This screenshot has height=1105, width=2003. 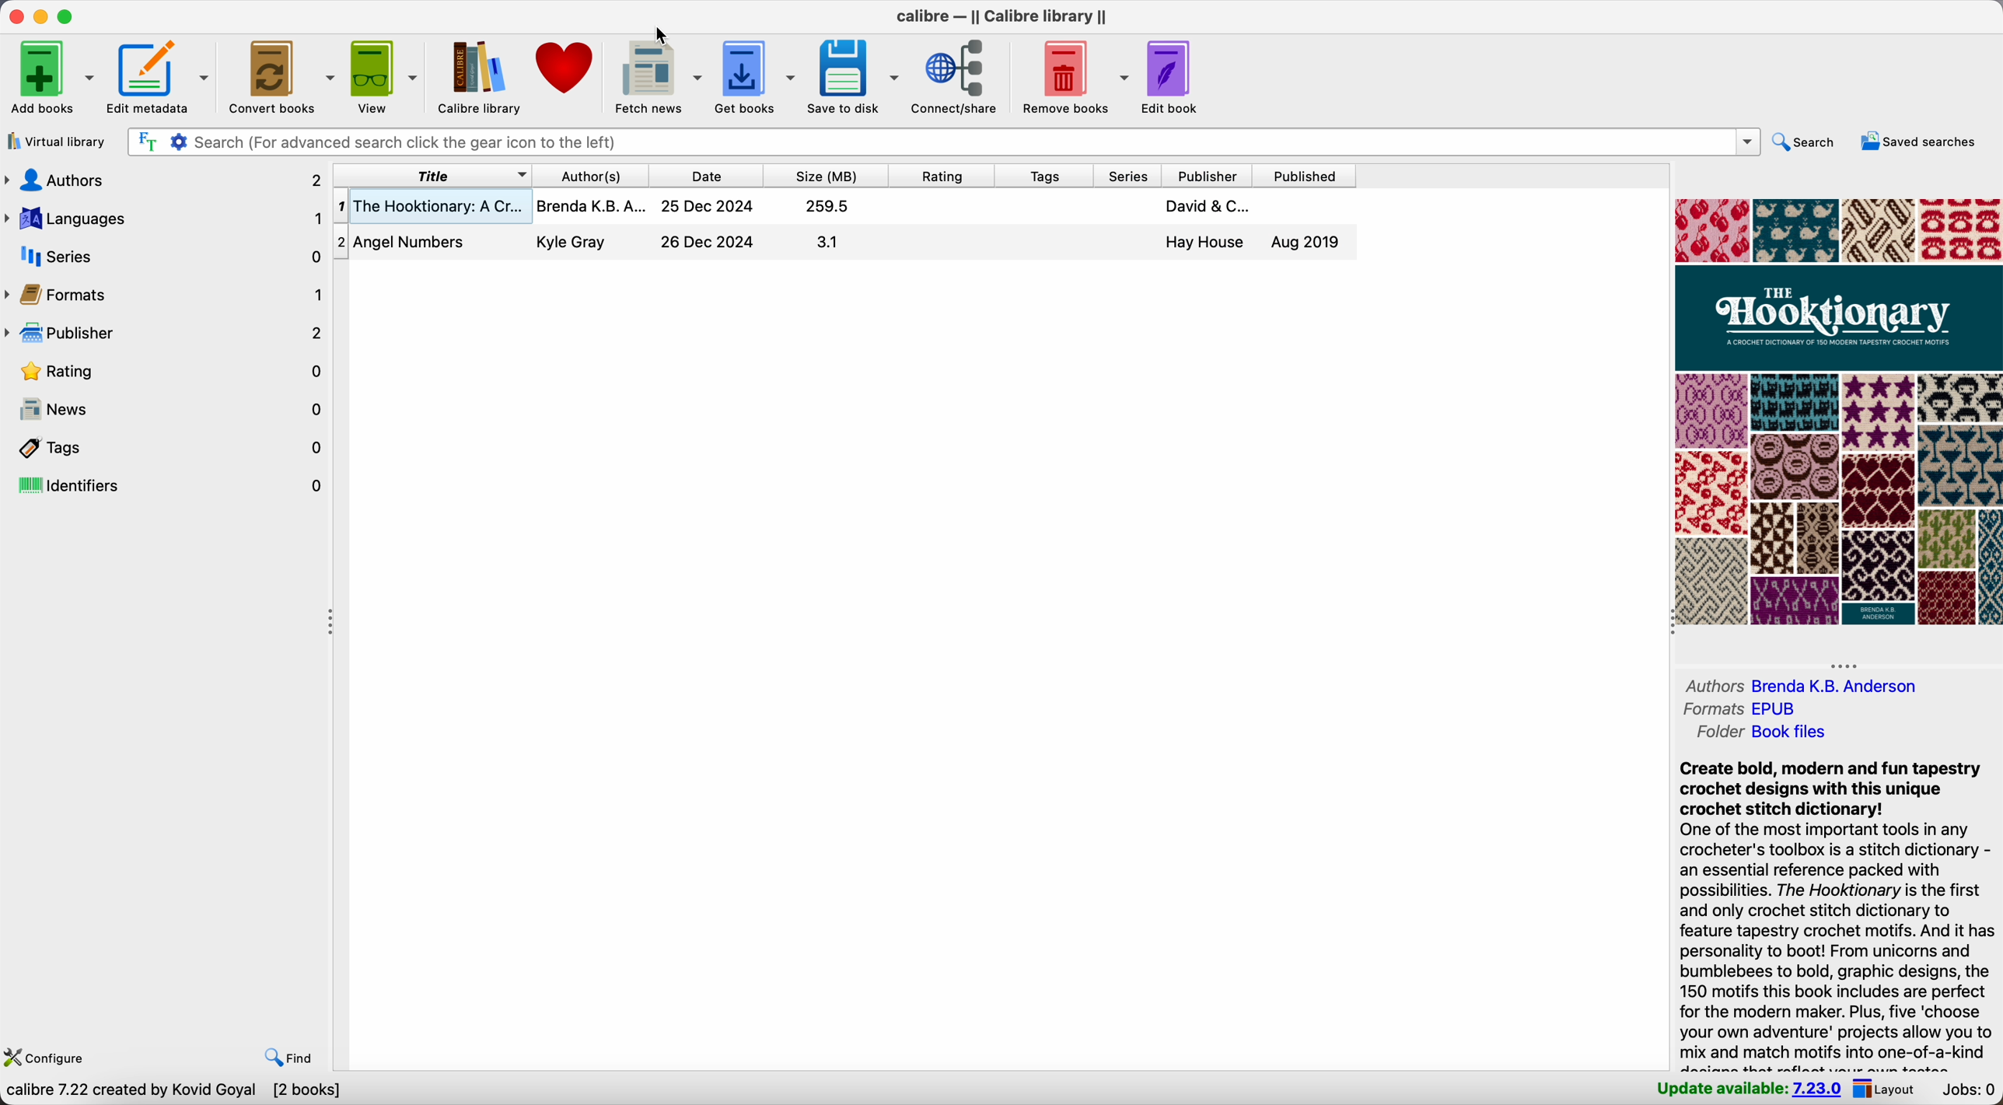 I want to click on view, so click(x=383, y=75).